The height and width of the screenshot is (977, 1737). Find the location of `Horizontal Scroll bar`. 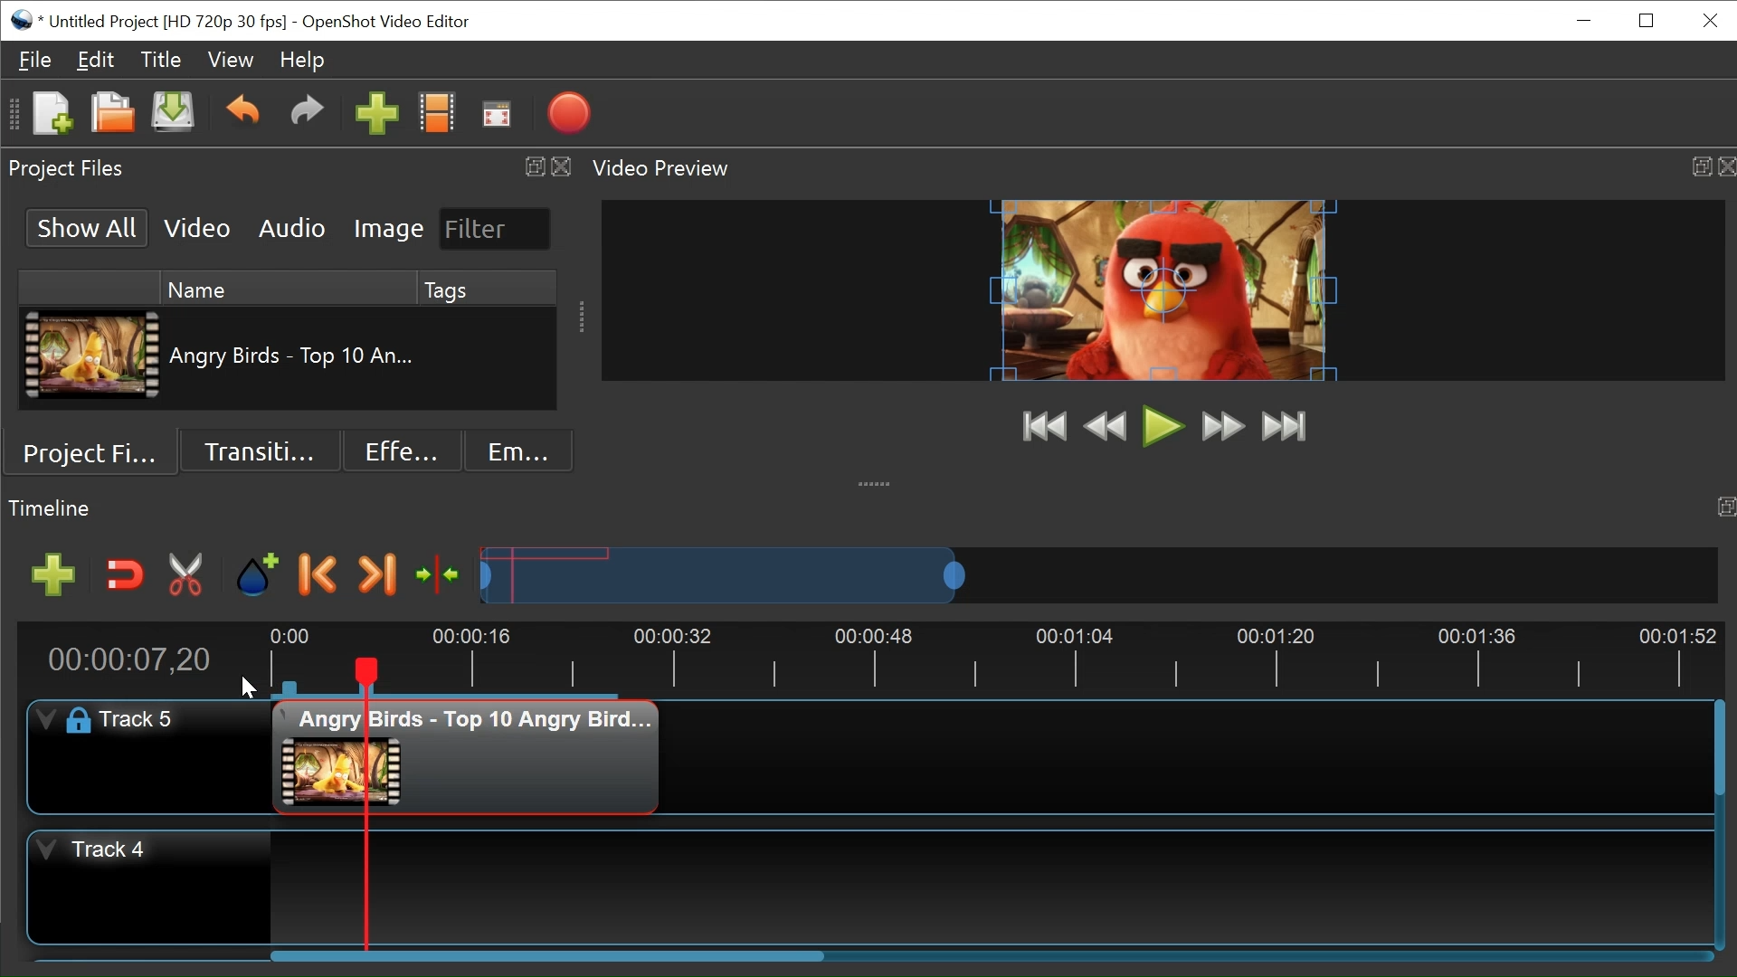

Horizontal Scroll bar is located at coordinates (546, 954).